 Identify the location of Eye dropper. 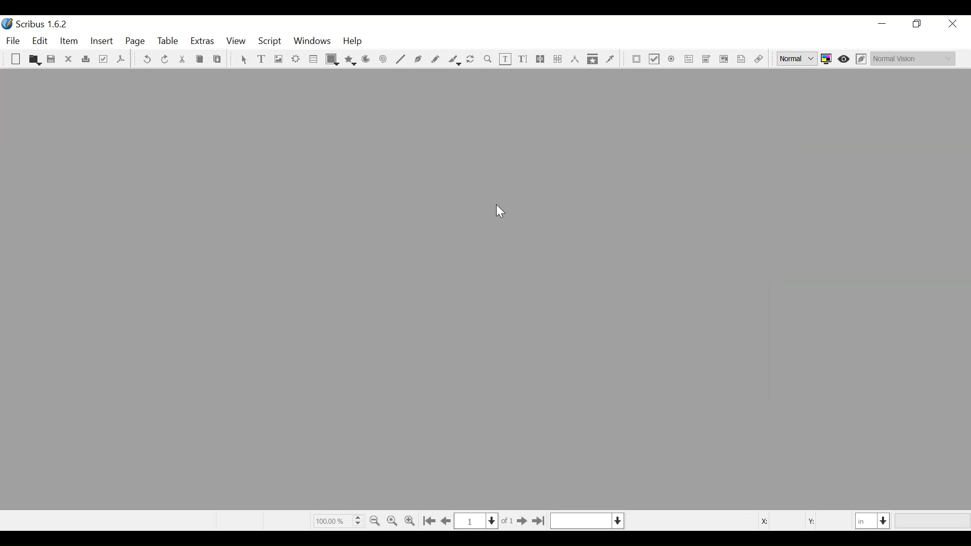
(610, 59).